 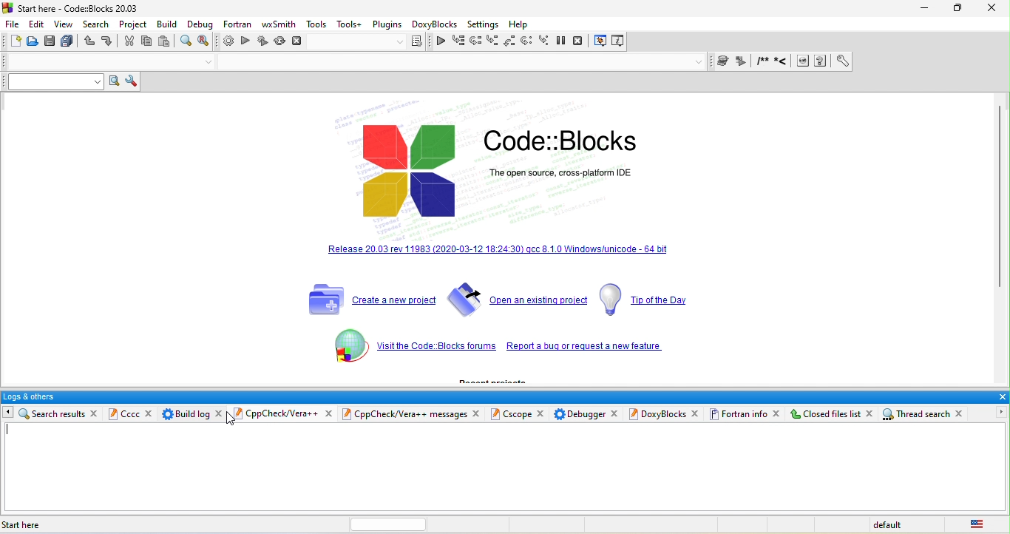 I want to click on run chm, so click(x=823, y=61).